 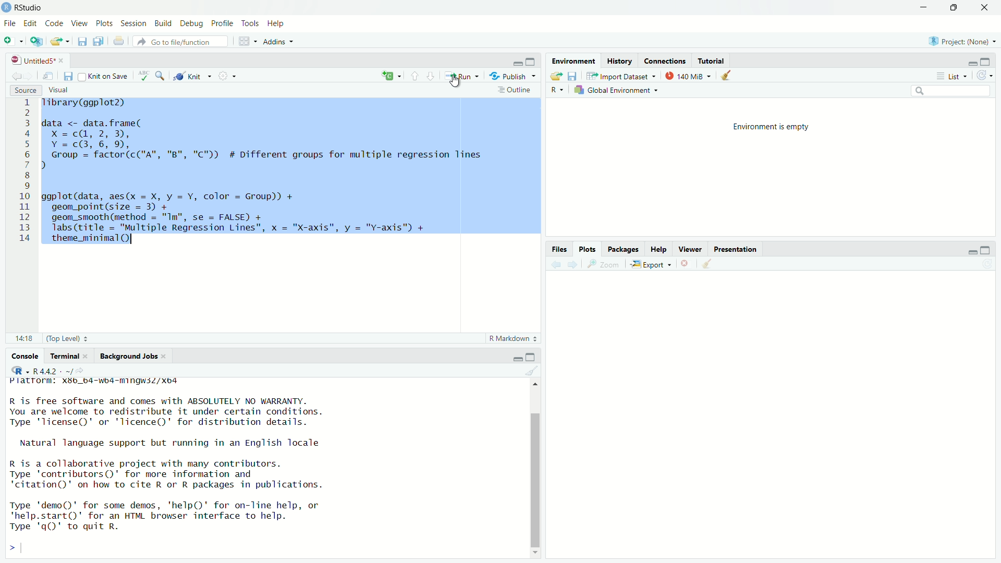 I want to click on Global Environment ~, so click(x=617, y=89).